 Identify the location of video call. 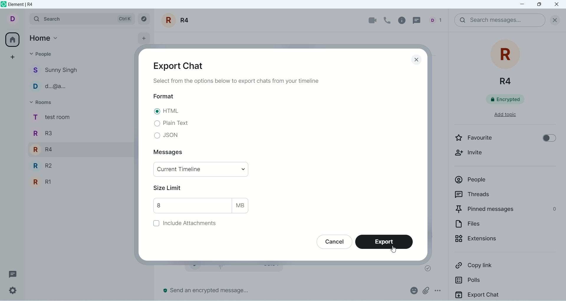
(369, 21).